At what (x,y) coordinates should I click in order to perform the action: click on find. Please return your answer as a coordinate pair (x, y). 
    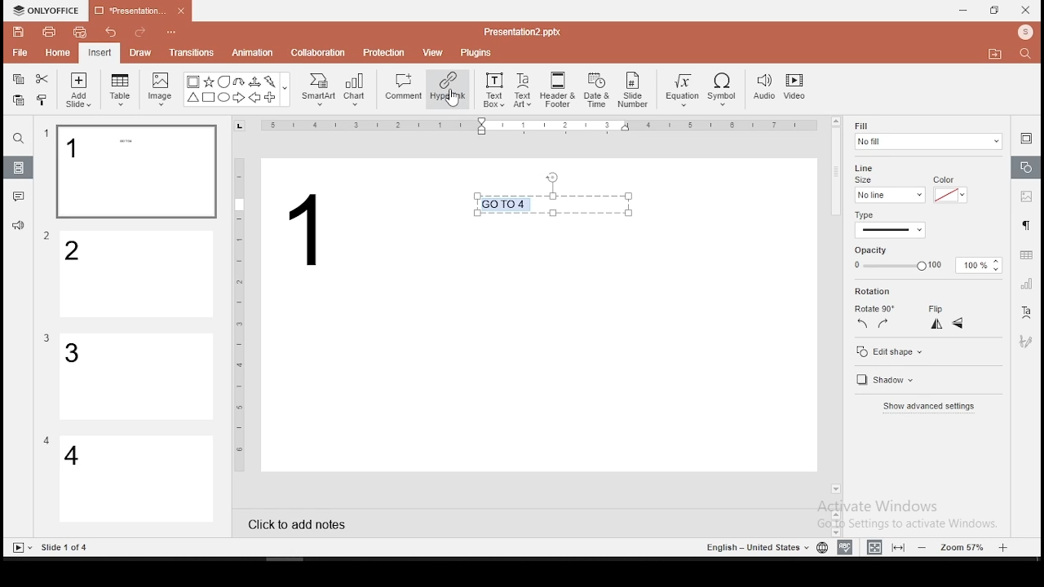
    Looking at the image, I should click on (18, 139).